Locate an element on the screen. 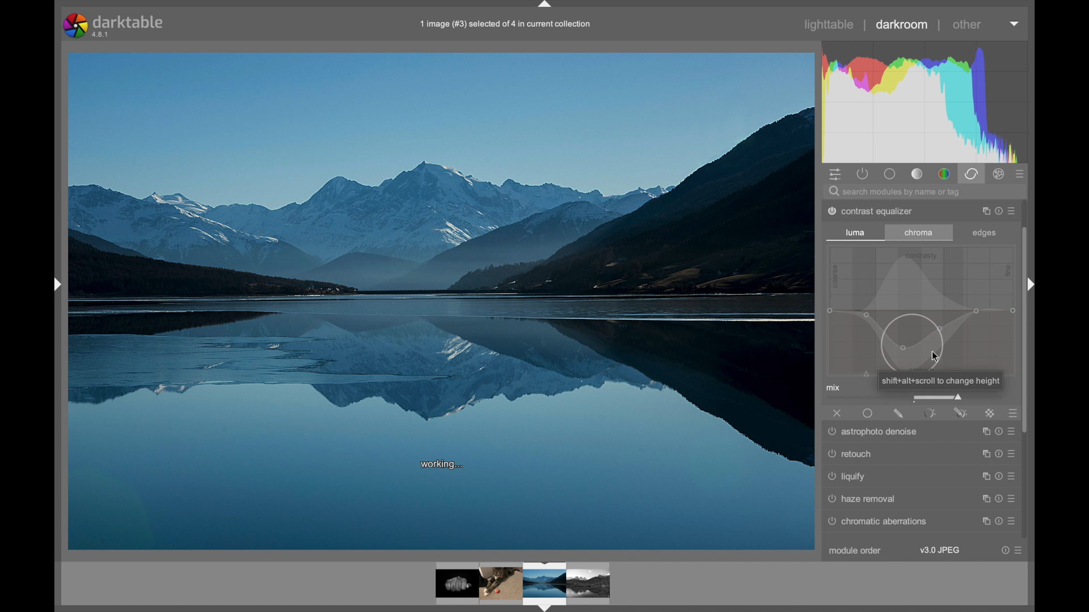 The image size is (1089, 612). denoise is located at coordinates (868, 476).